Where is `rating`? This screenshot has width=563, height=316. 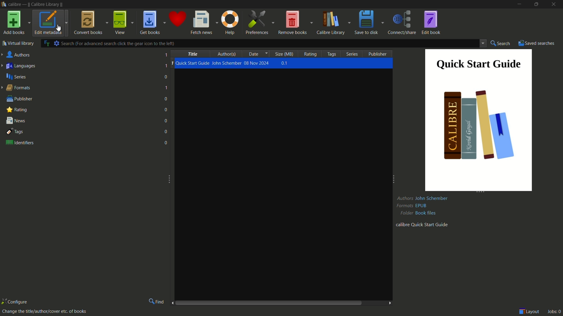
rating is located at coordinates (310, 54).